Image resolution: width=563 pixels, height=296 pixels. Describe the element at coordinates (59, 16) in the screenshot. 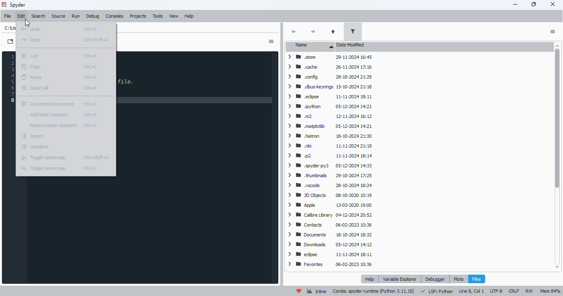

I see `source` at that location.